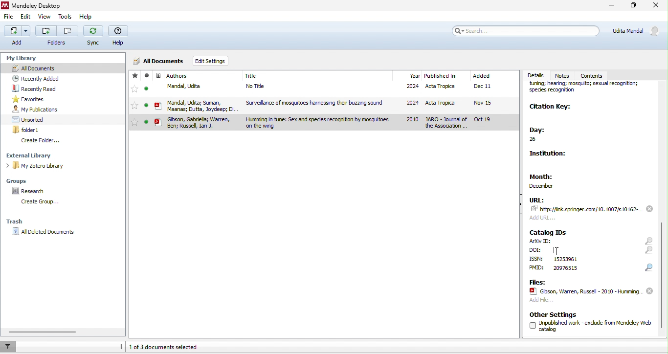 The height and width of the screenshot is (354, 668). I want to click on text, so click(536, 259).